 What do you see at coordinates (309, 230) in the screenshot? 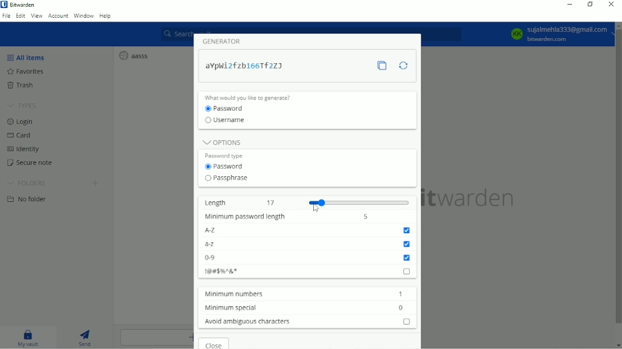
I see `A-Z` at bounding box center [309, 230].